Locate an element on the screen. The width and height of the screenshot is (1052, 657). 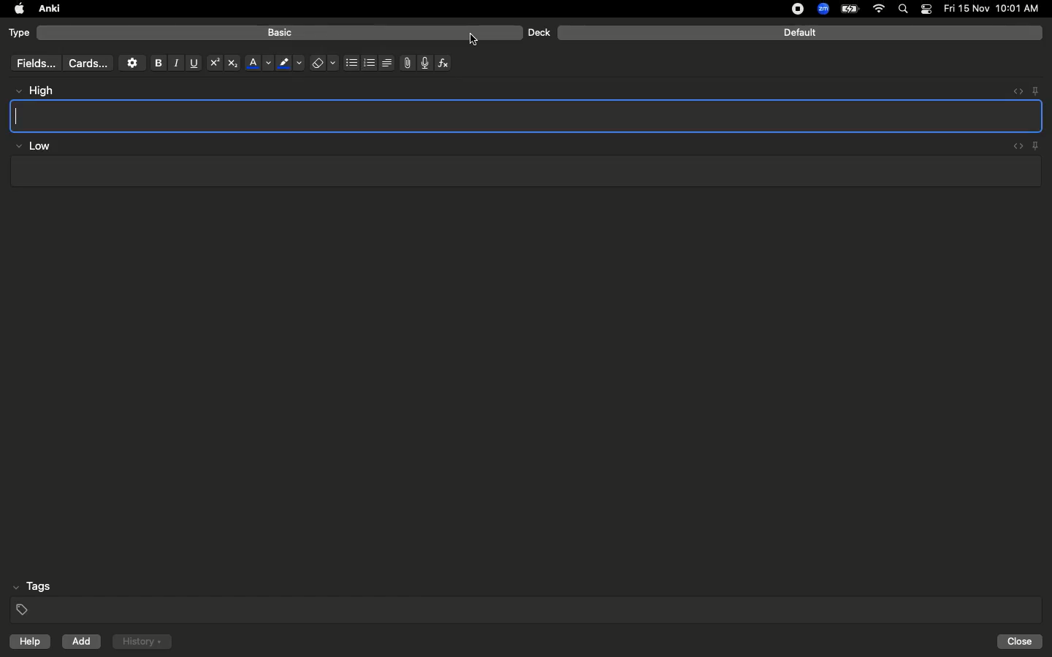
Italics is located at coordinates (174, 64).